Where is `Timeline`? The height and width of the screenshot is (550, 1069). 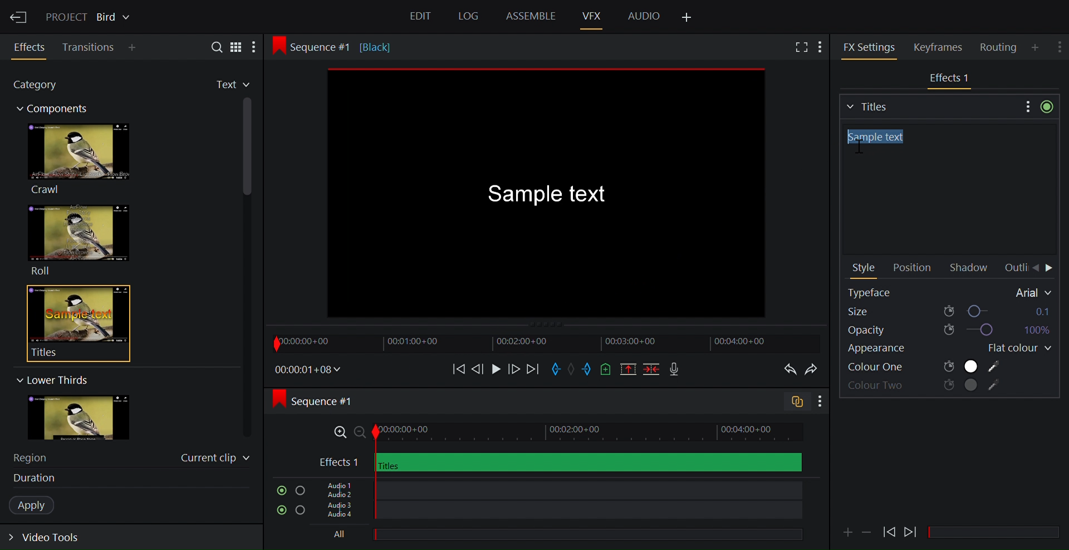 Timeline is located at coordinates (545, 343).